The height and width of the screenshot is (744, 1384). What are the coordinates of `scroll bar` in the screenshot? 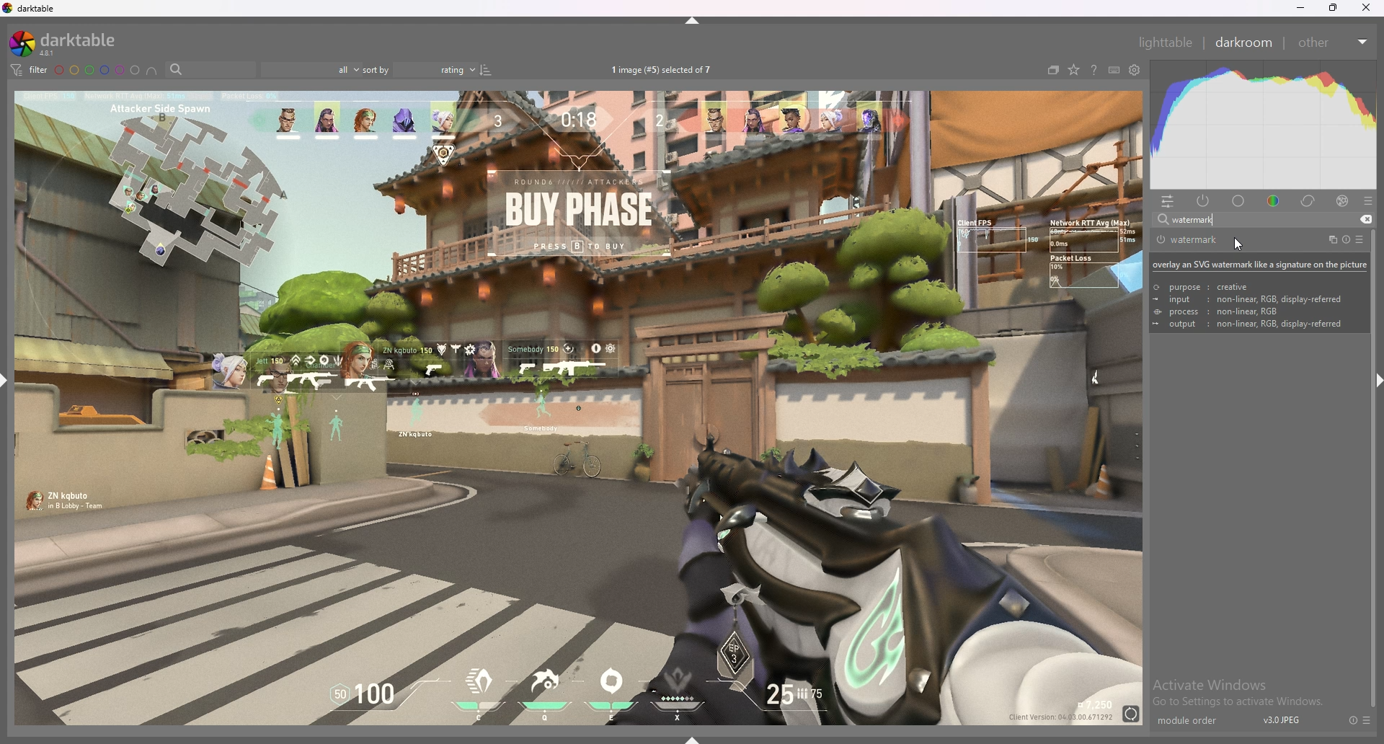 It's located at (1370, 550).